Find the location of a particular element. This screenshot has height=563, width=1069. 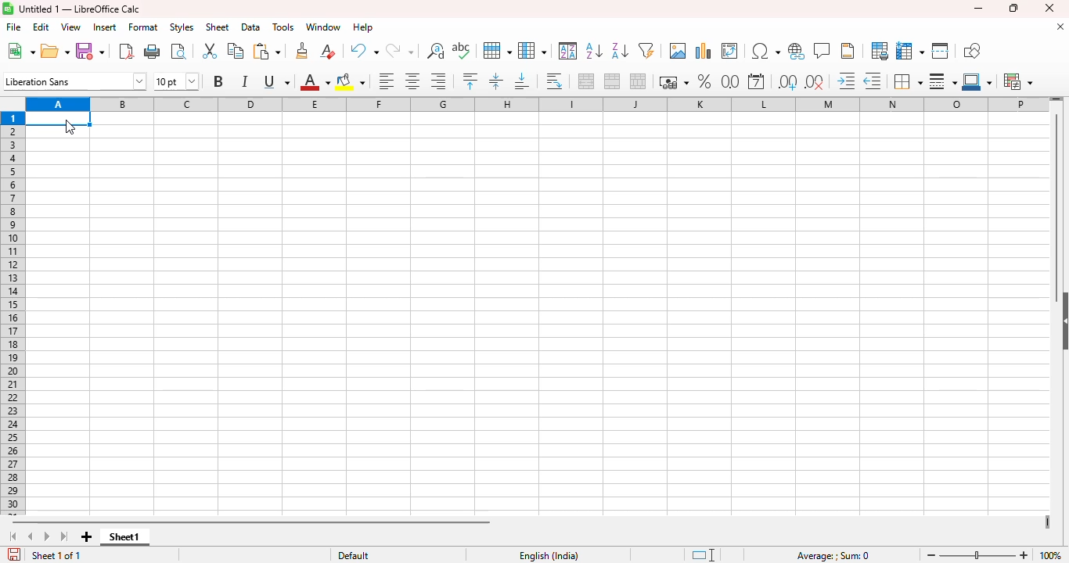

maximize is located at coordinates (1012, 9).